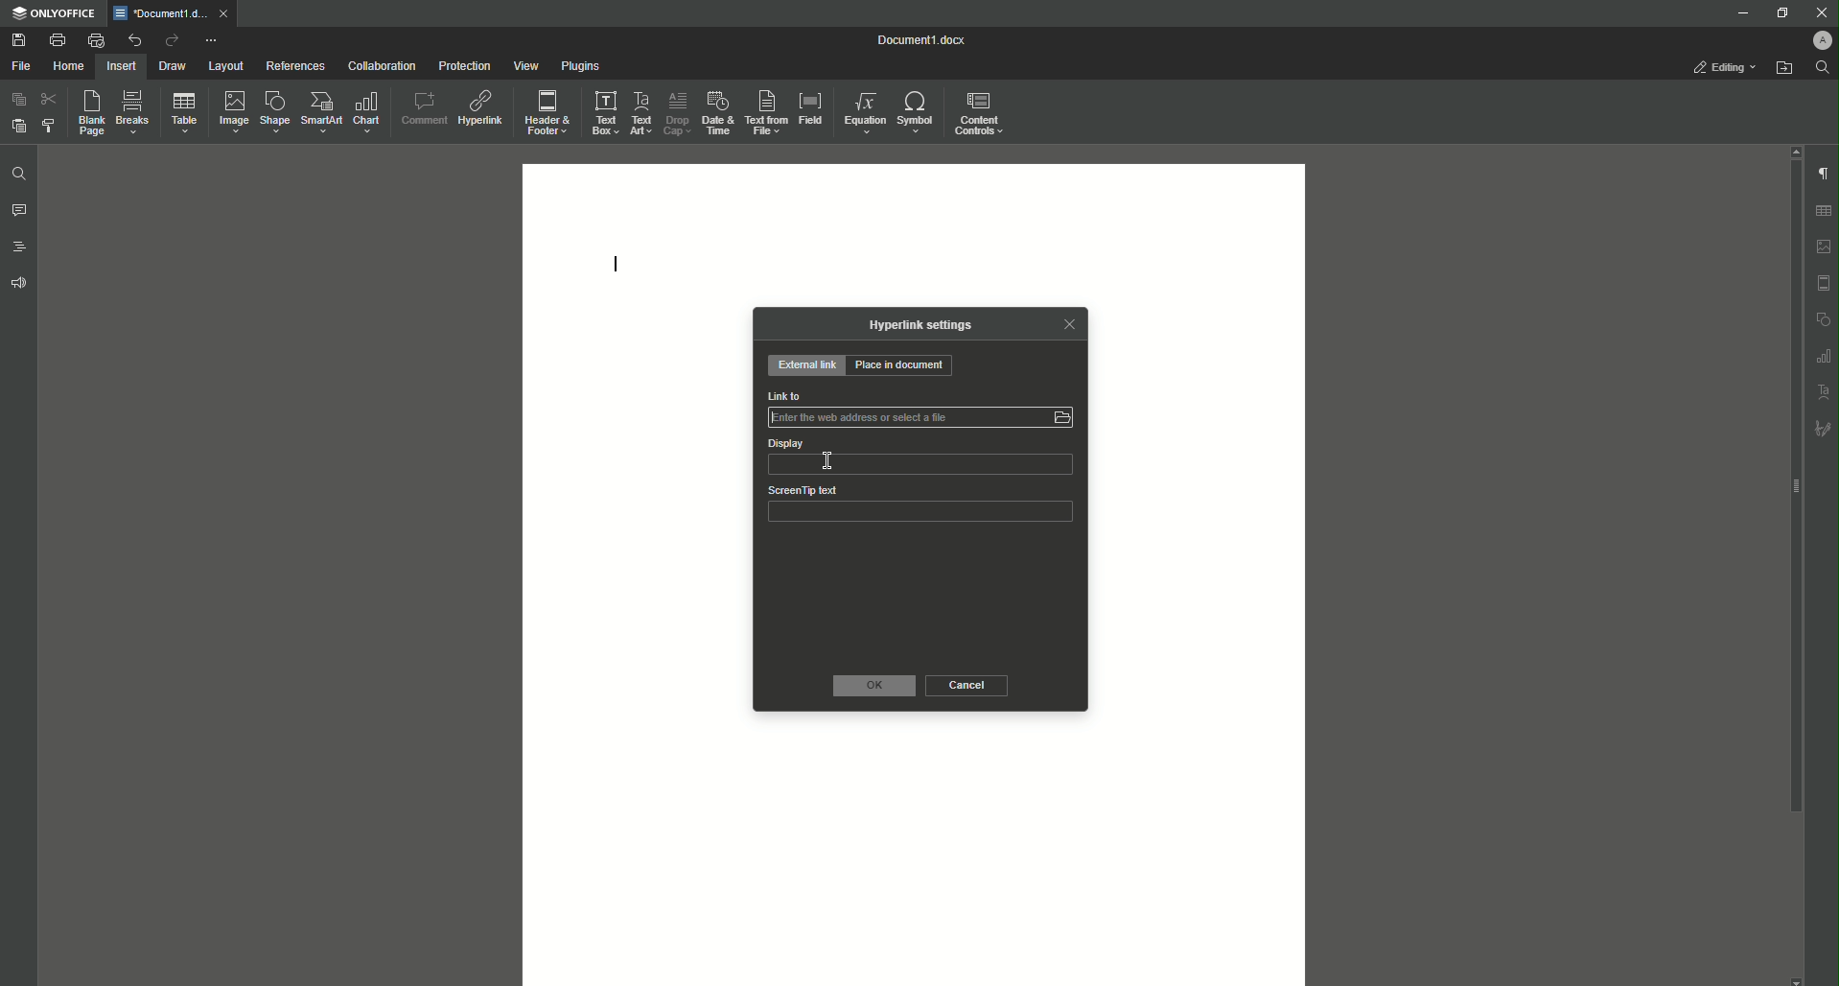  What do you see at coordinates (526, 65) in the screenshot?
I see `View` at bounding box center [526, 65].